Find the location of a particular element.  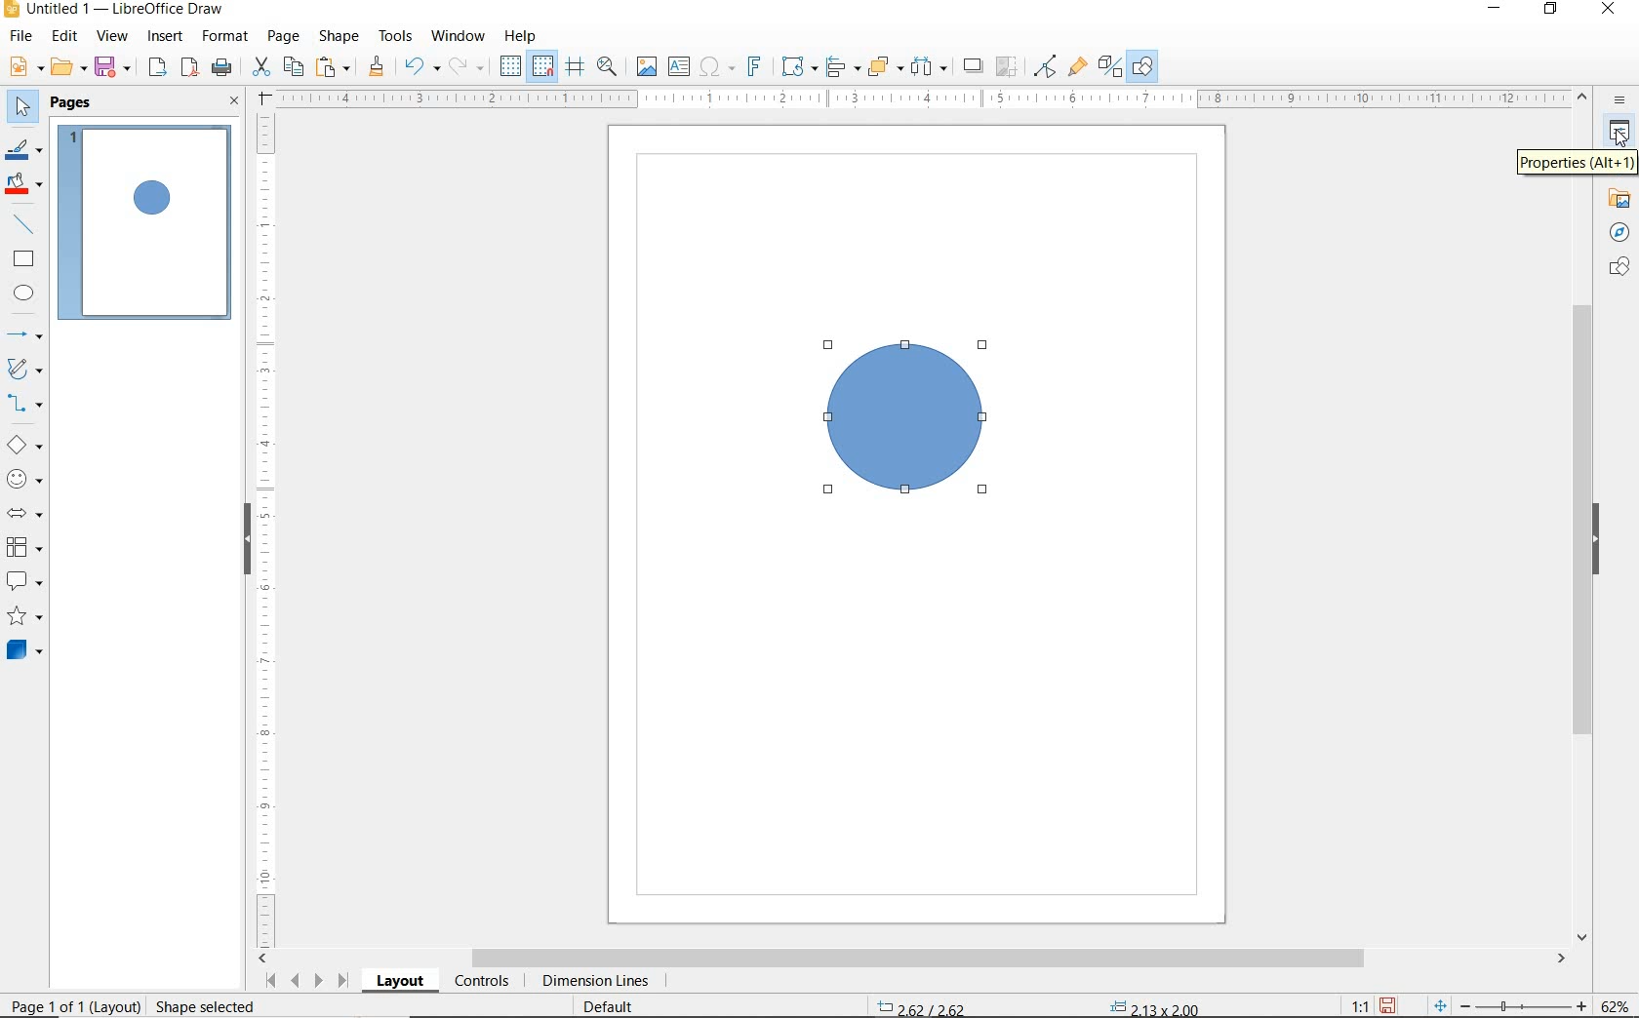

PAGE is located at coordinates (285, 38).